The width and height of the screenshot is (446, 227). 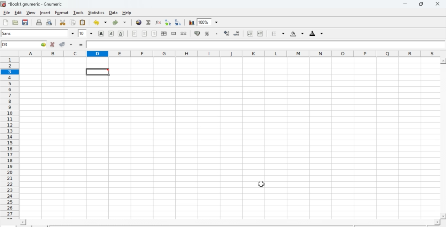 I want to click on Cut, so click(x=63, y=22).